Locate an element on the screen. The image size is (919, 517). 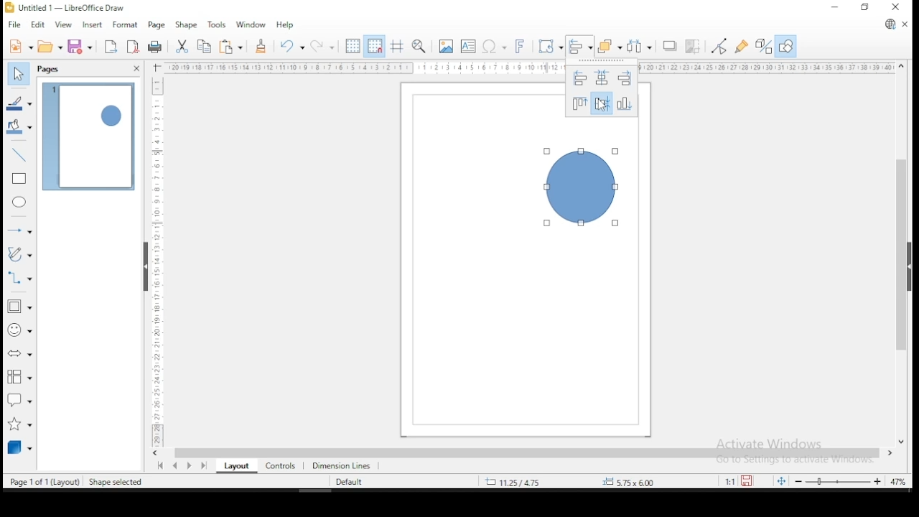
untitled 1 - LibreOffice Draw is located at coordinates (65, 7).